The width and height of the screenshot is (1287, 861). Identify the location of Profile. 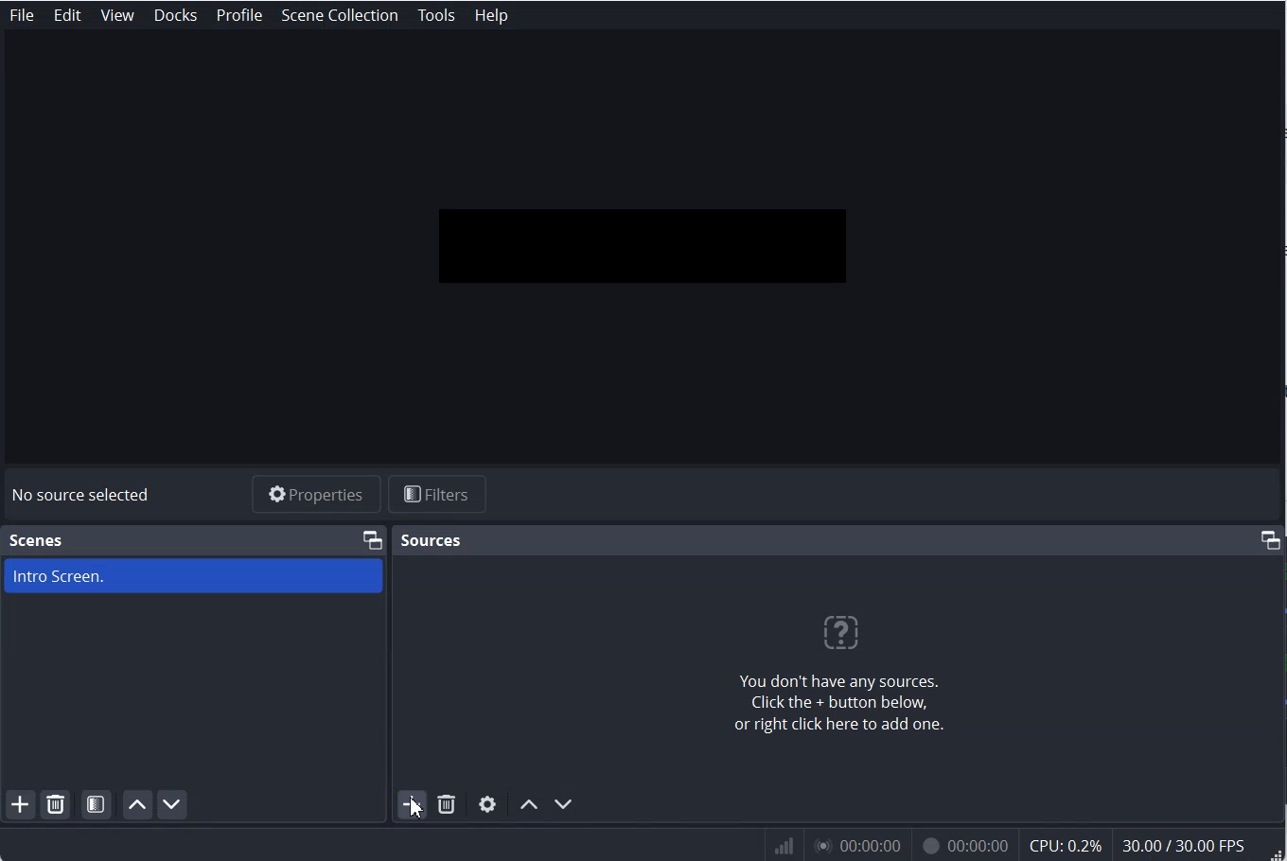
(238, 15).